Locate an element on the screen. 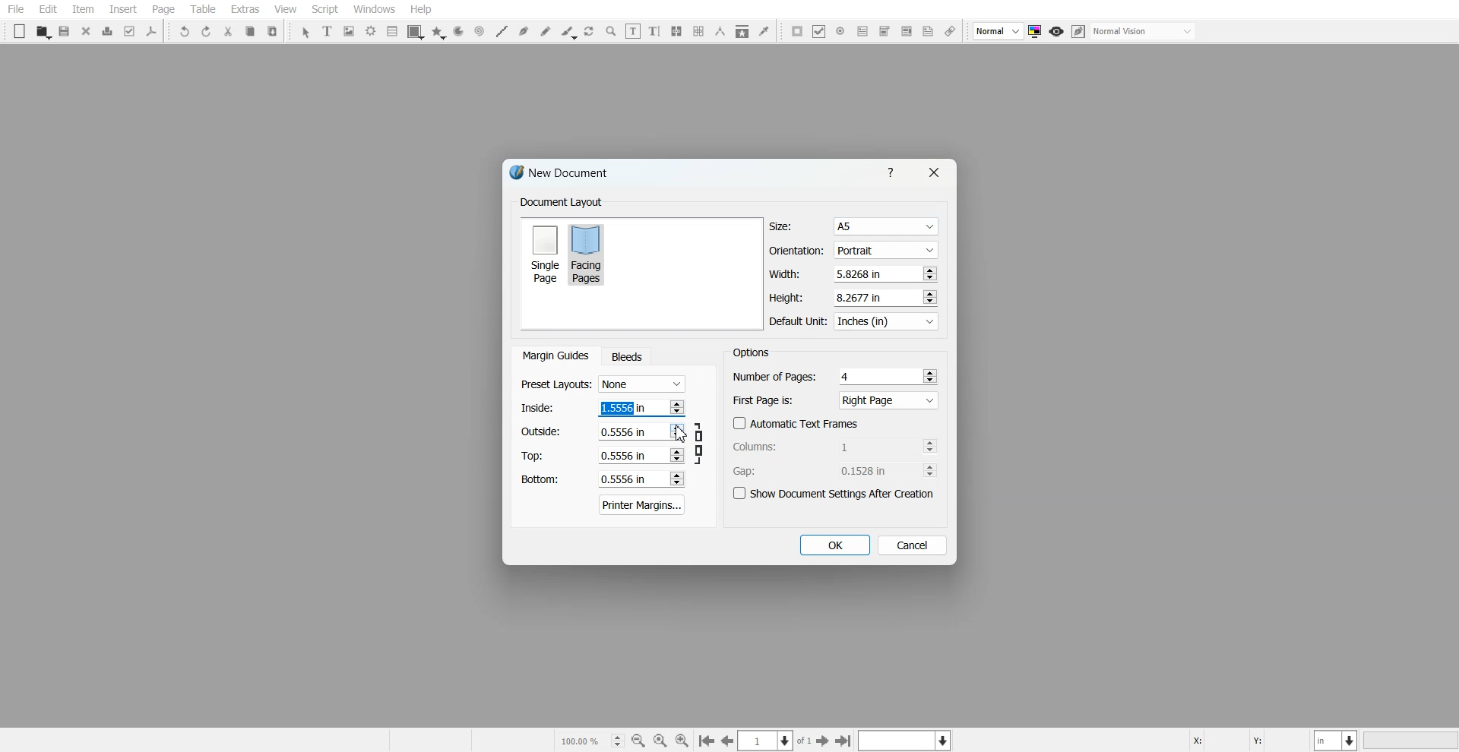 The width and height of the screenshot is (1459, 752). 1 is located at coordinates (867, 446).